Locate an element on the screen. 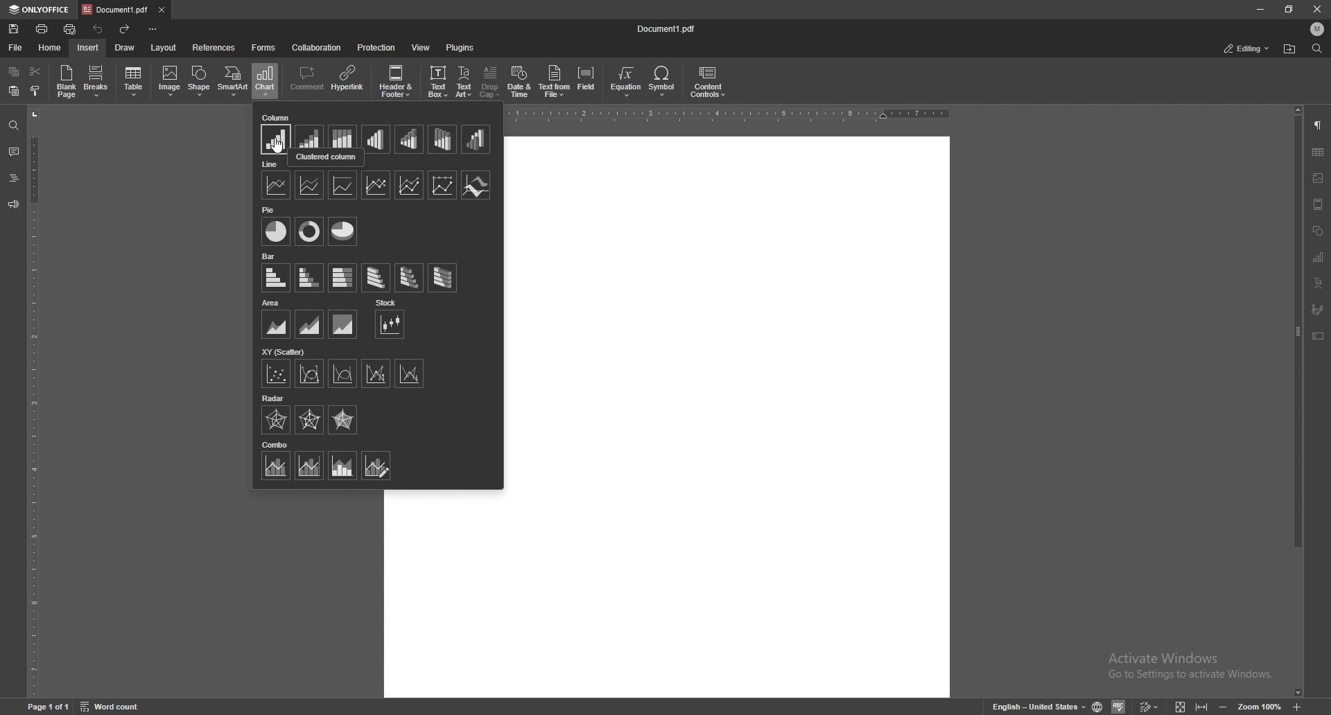 This screenshot has width=1331, height=715. minimize is located at coordinates (1221, 707).